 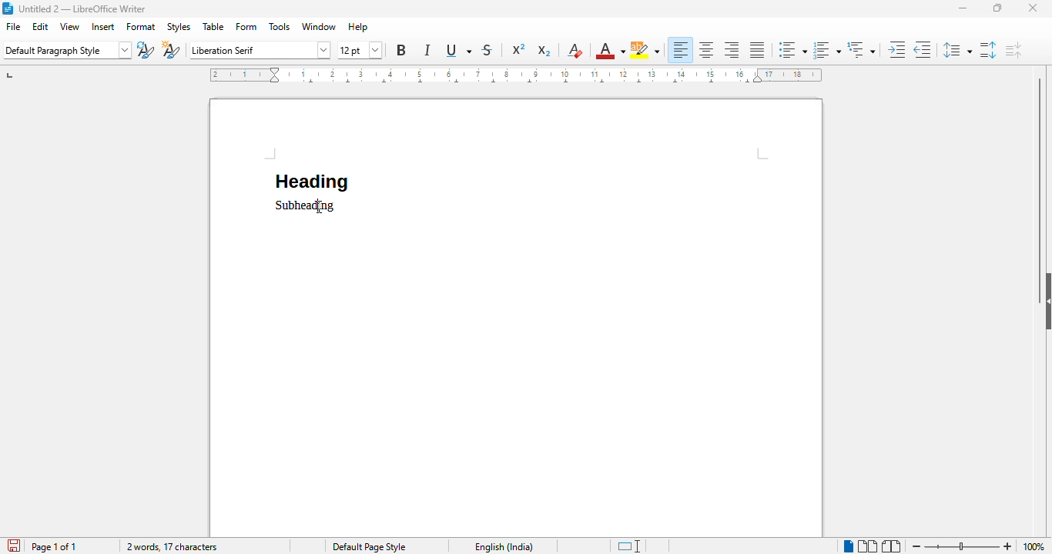 I want to click on character highlighting color, so click(x=645, y=50).